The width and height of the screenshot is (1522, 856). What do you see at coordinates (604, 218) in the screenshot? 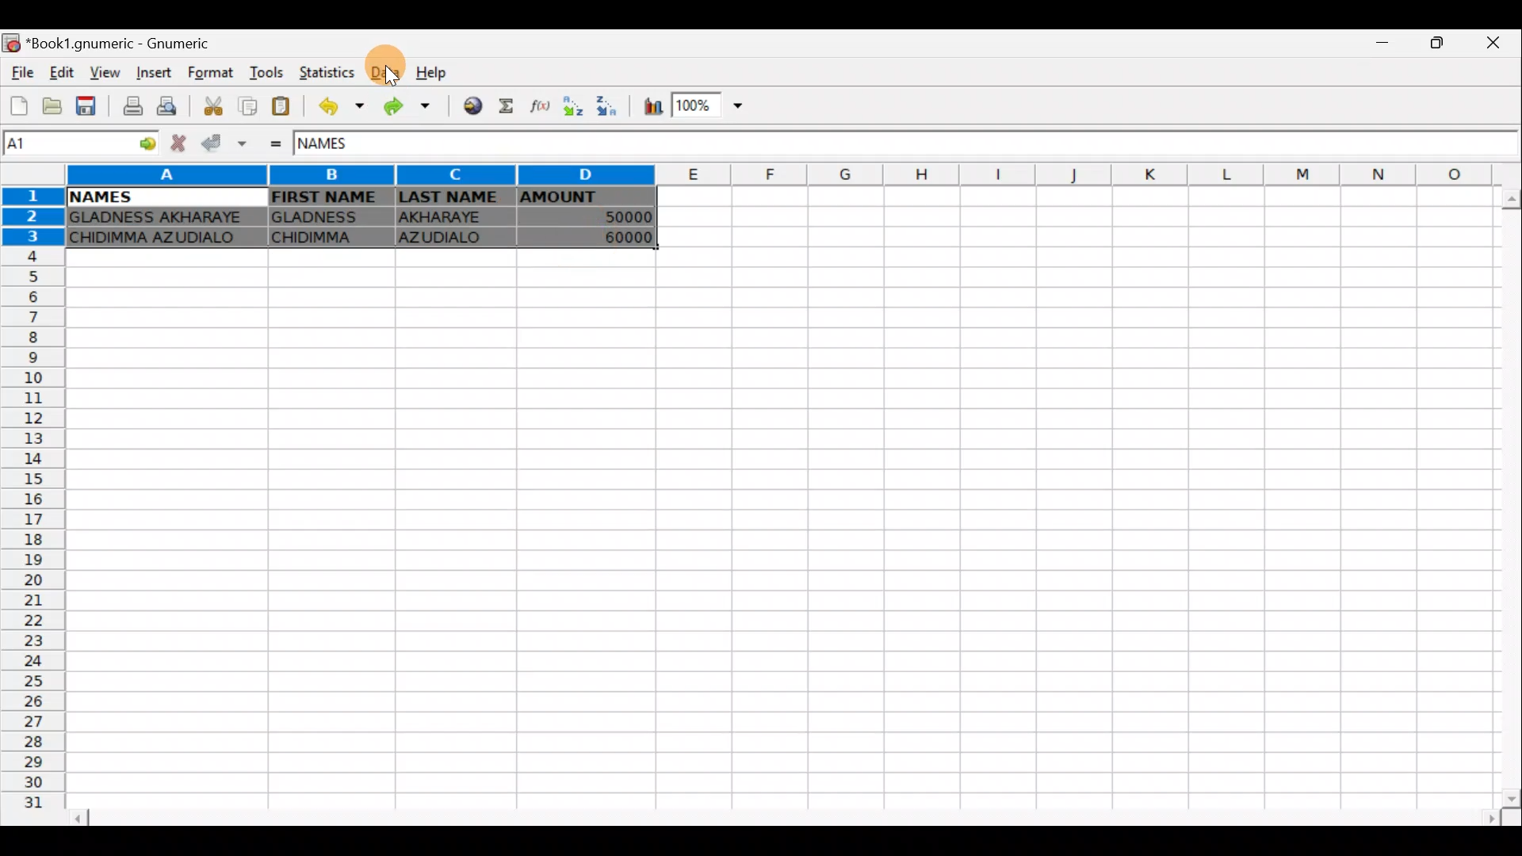
I see `50000` at bounding box center [604, 218].